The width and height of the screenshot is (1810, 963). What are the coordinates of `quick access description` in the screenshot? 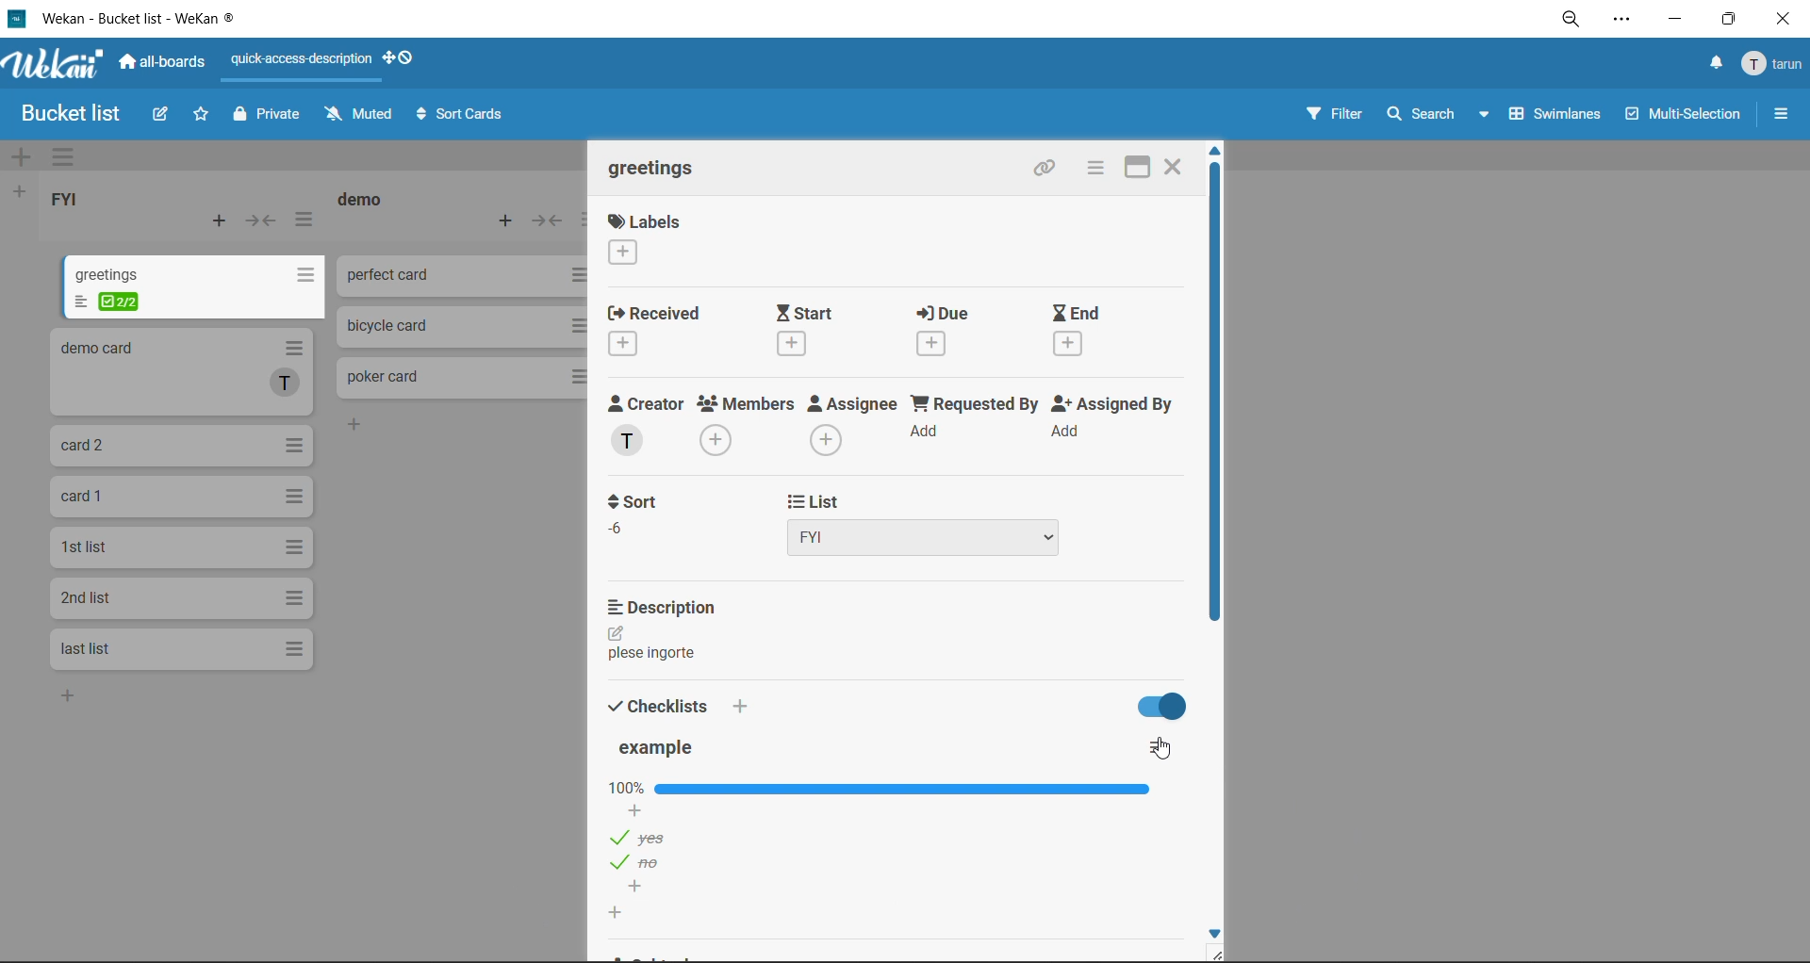 It's located at (297, 67).